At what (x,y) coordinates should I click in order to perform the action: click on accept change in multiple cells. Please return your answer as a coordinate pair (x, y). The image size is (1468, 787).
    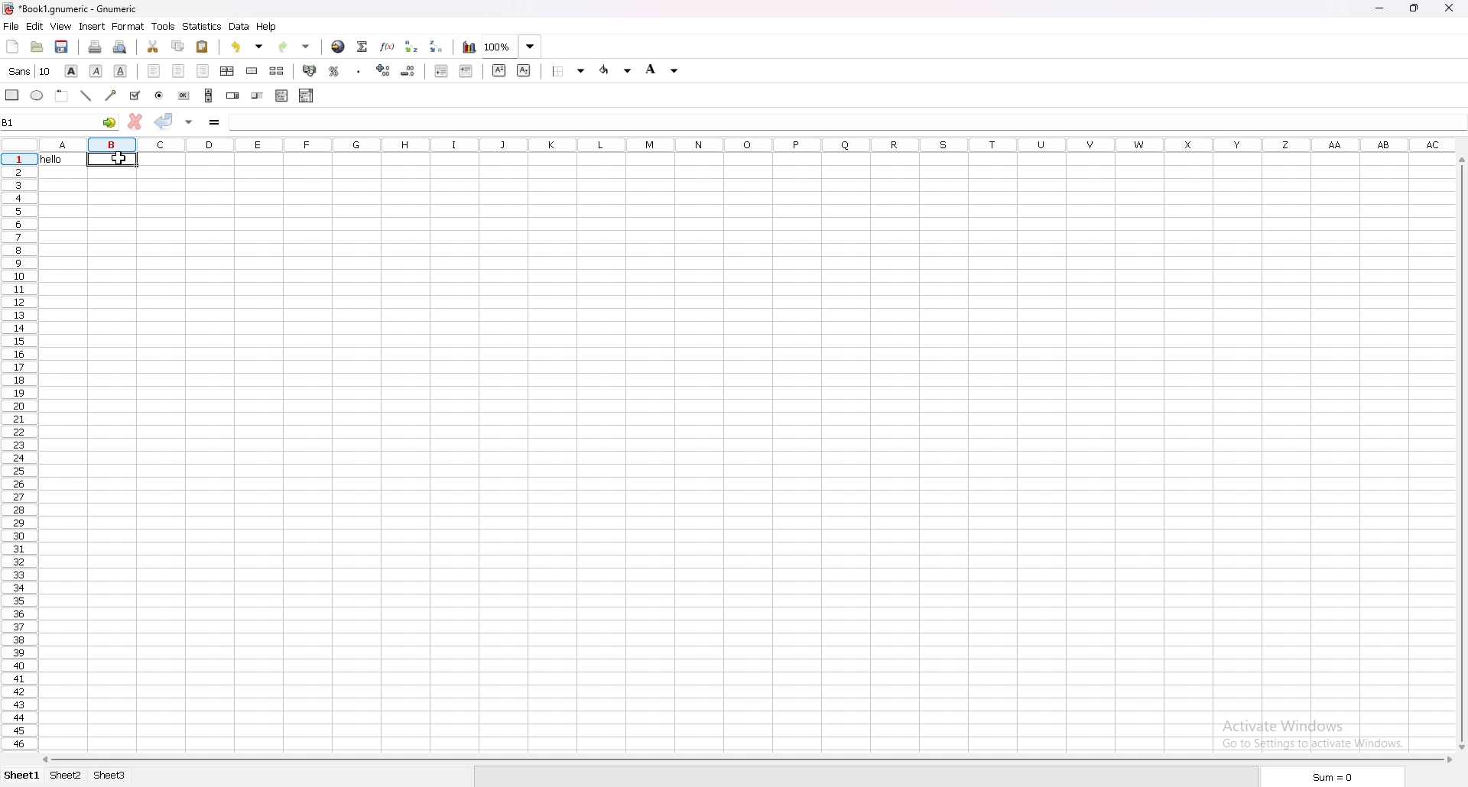
    Looking at the image, I should click on (190, 121).